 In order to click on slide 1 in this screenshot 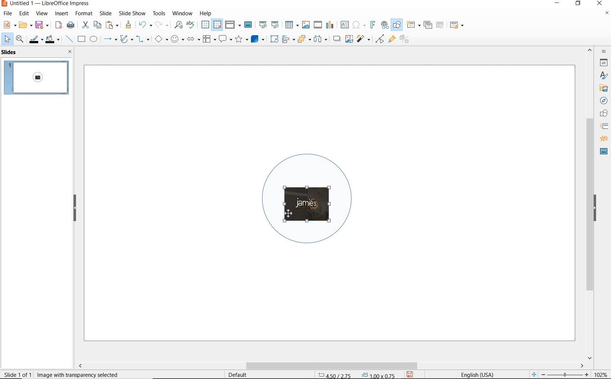, I will do `click(37, 78)`.